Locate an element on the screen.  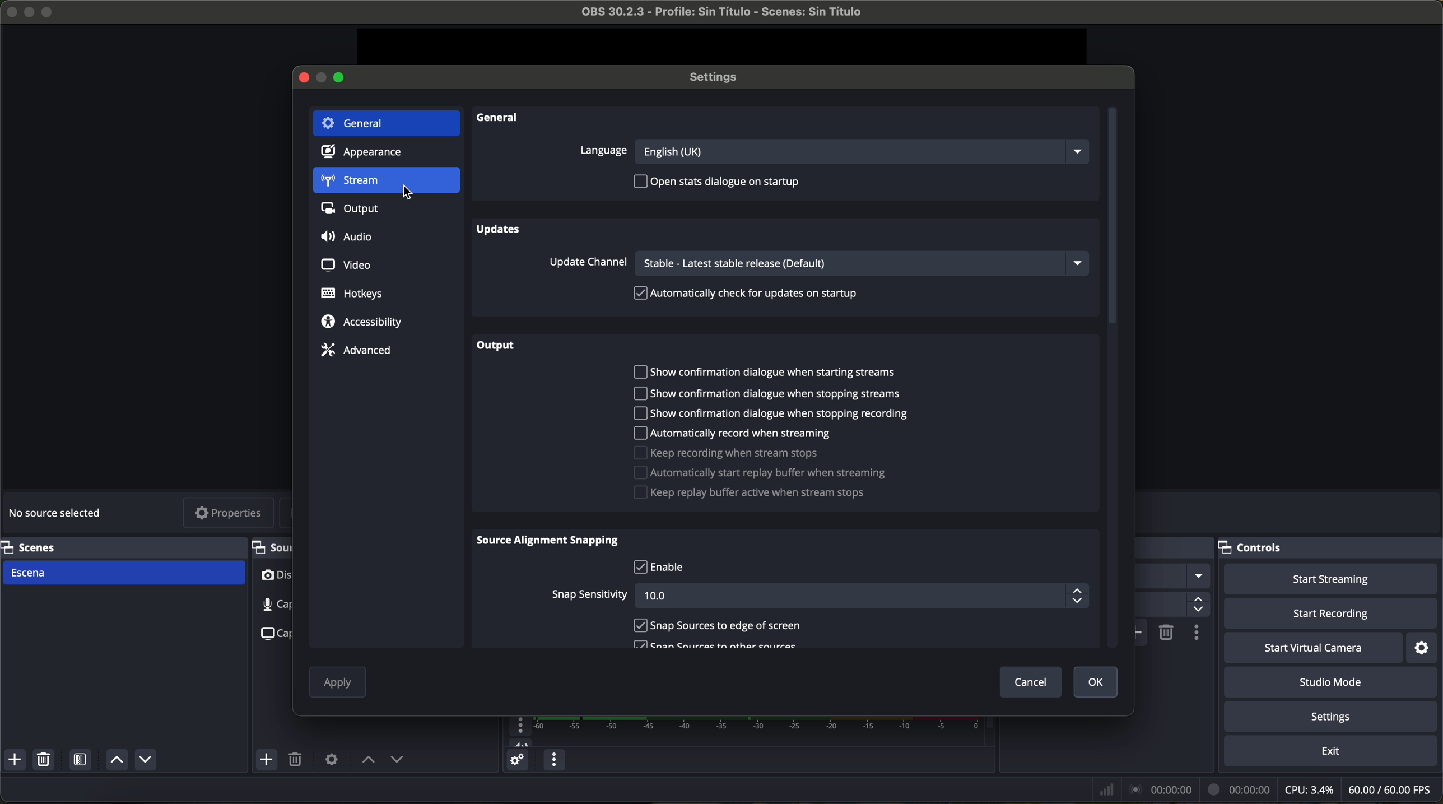
open source properties is located at coordinates (331, 759).